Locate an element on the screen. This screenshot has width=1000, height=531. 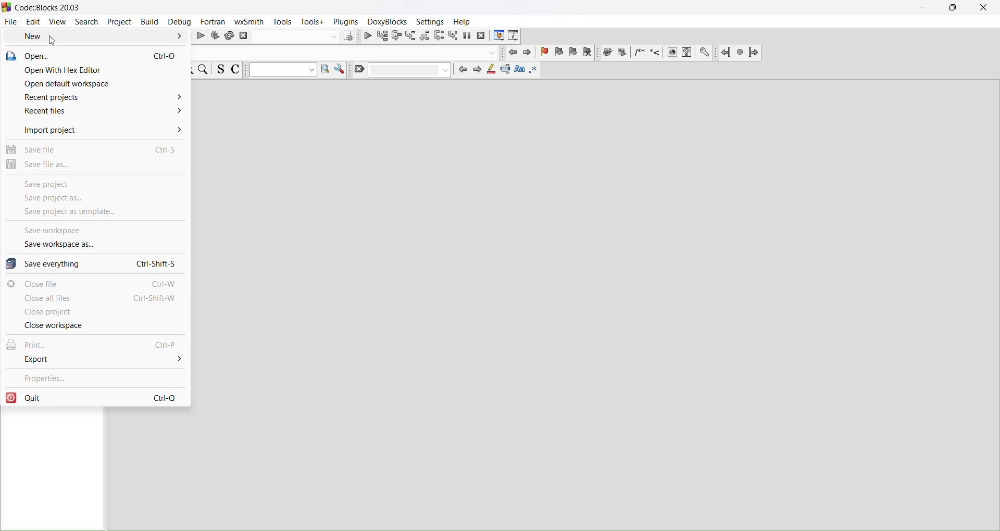
Jump forward is located at coordinates (755, 53).